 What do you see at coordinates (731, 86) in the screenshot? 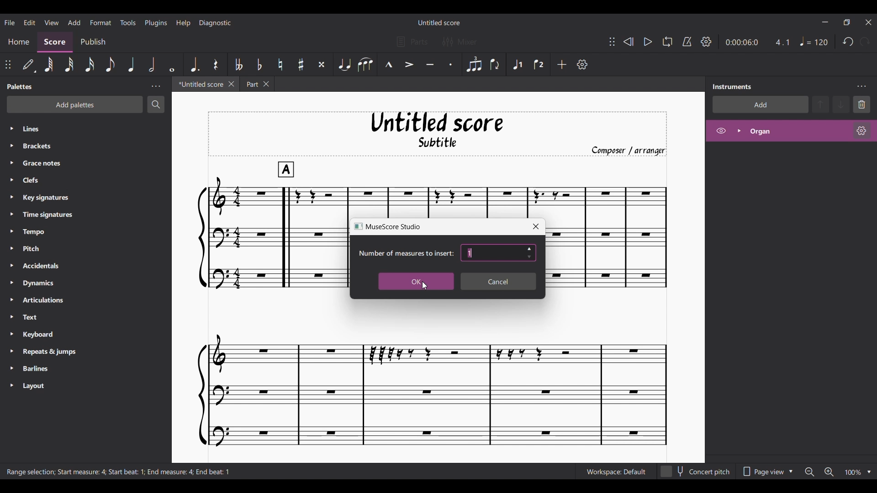
I see `Panel title` at bounding box center [731, 86].